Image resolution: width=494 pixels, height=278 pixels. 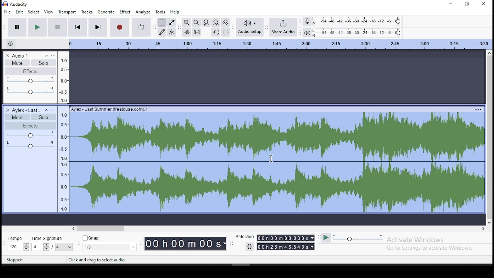 I want to click on help, so click(x=175, y=12).